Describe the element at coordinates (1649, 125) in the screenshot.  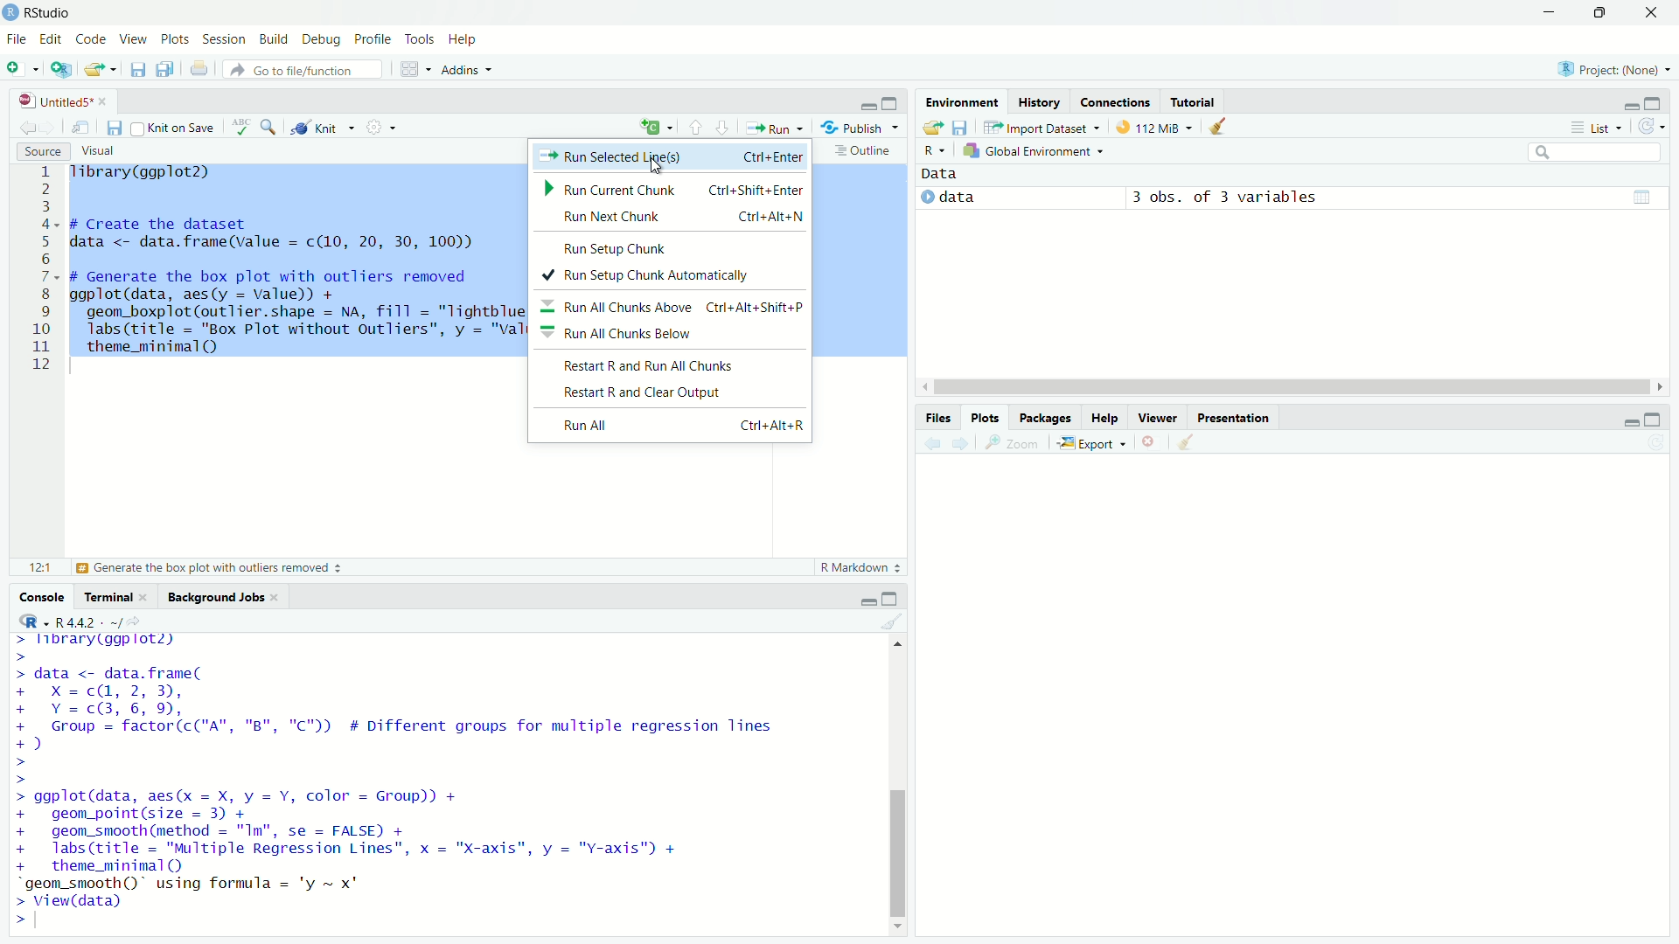
I see `refresh` at that location.